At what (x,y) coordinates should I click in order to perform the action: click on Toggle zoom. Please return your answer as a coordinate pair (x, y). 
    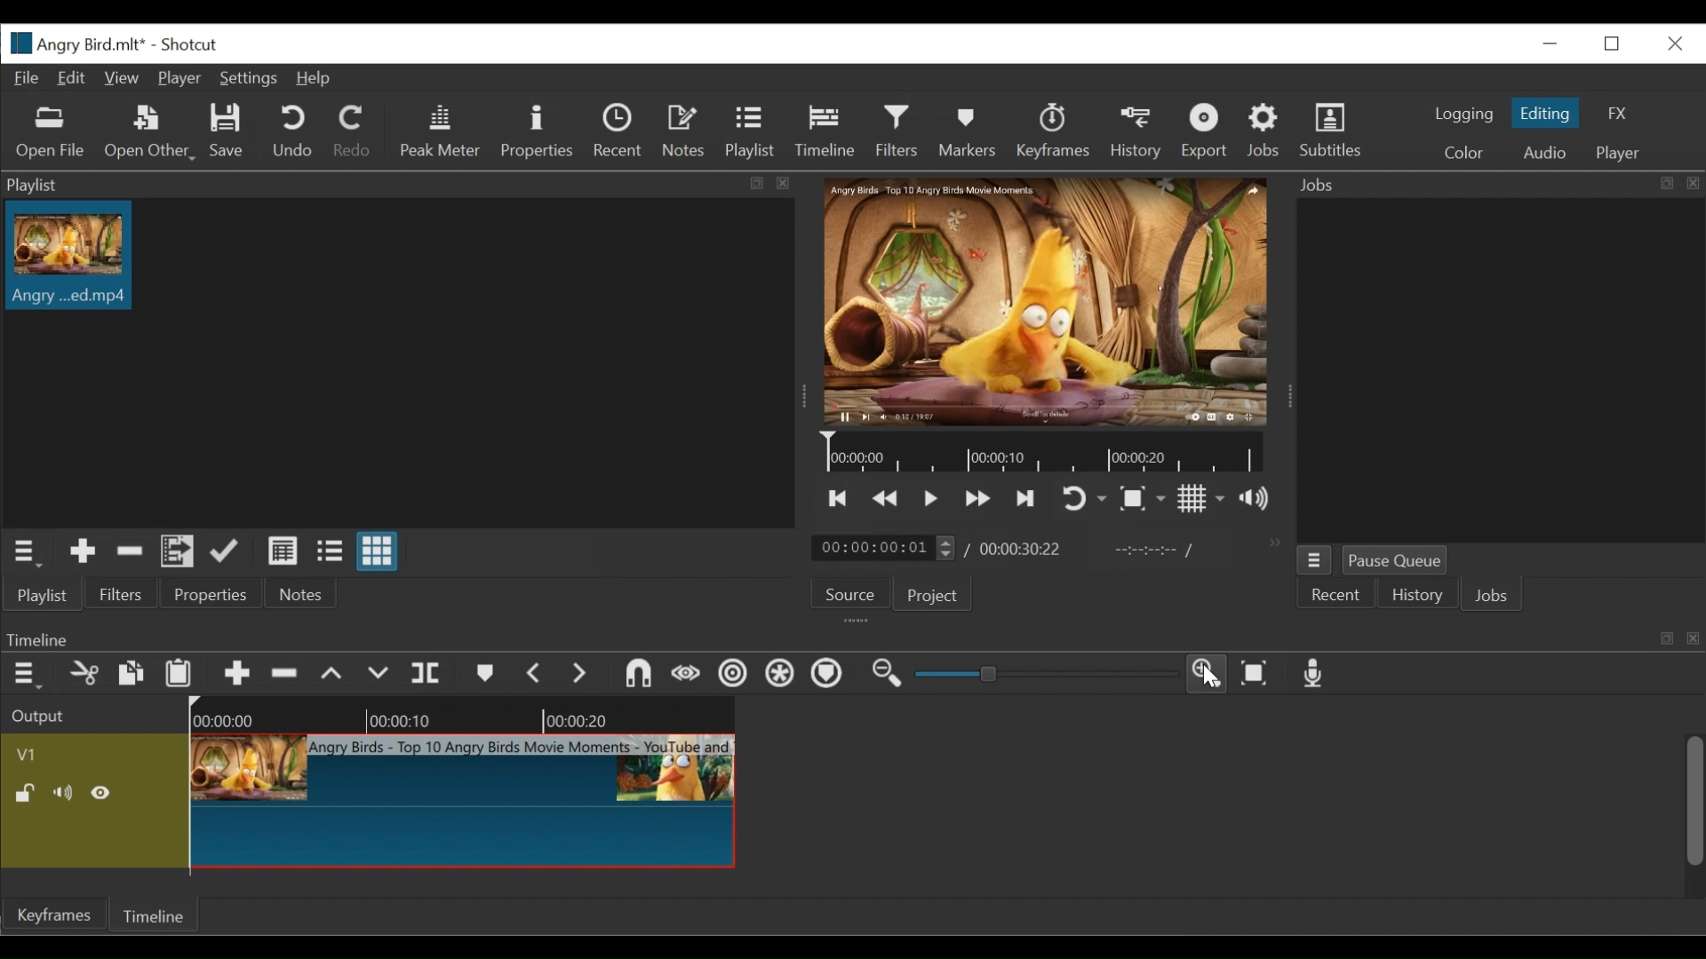
    Looking at the image, I should click on (1143, 498).